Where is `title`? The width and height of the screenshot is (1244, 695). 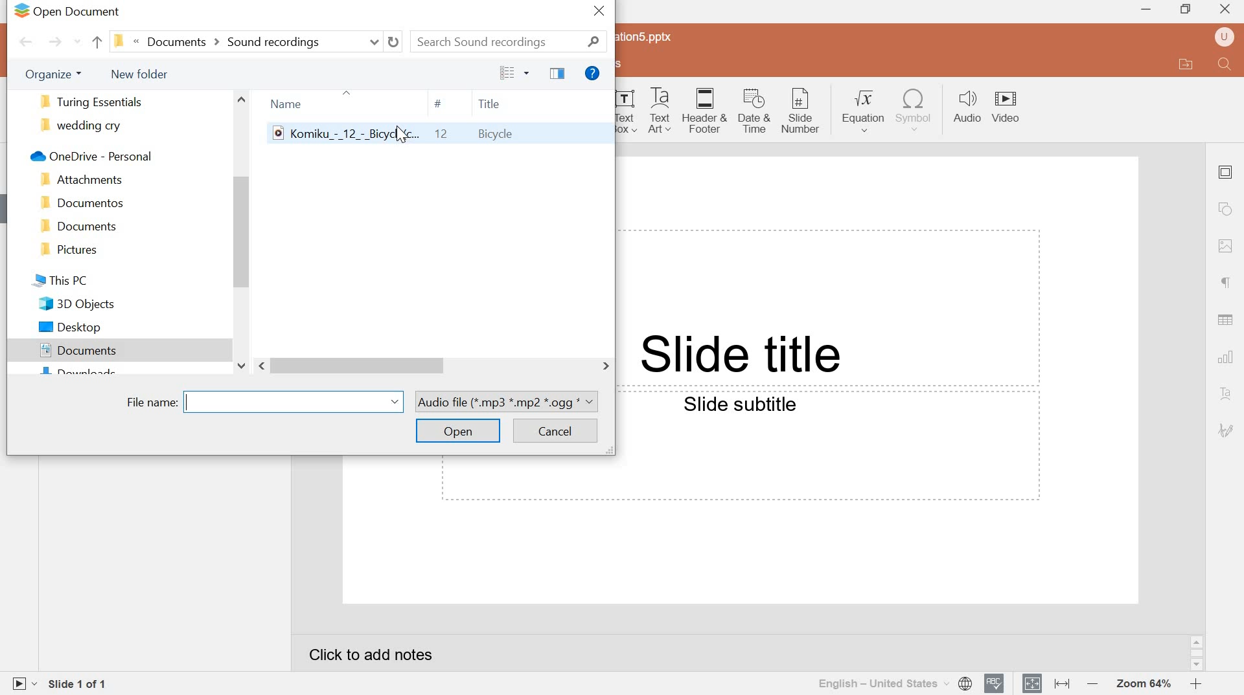
title is located at coordinates (491, 102).